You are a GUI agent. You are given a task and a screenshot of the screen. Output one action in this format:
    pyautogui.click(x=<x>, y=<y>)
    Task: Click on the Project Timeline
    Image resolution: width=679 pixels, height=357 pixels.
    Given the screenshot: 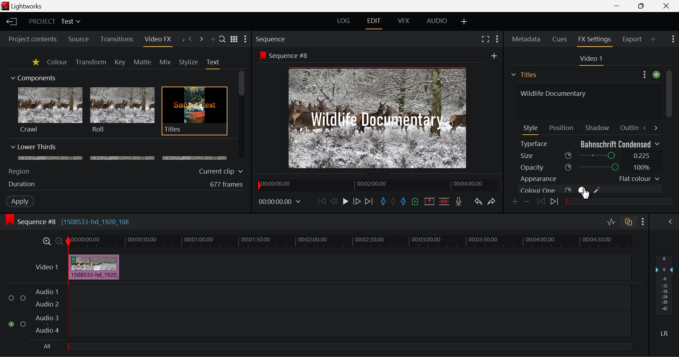 What is the action you would take?
    pyautogui.click(x=350, y=242)
    